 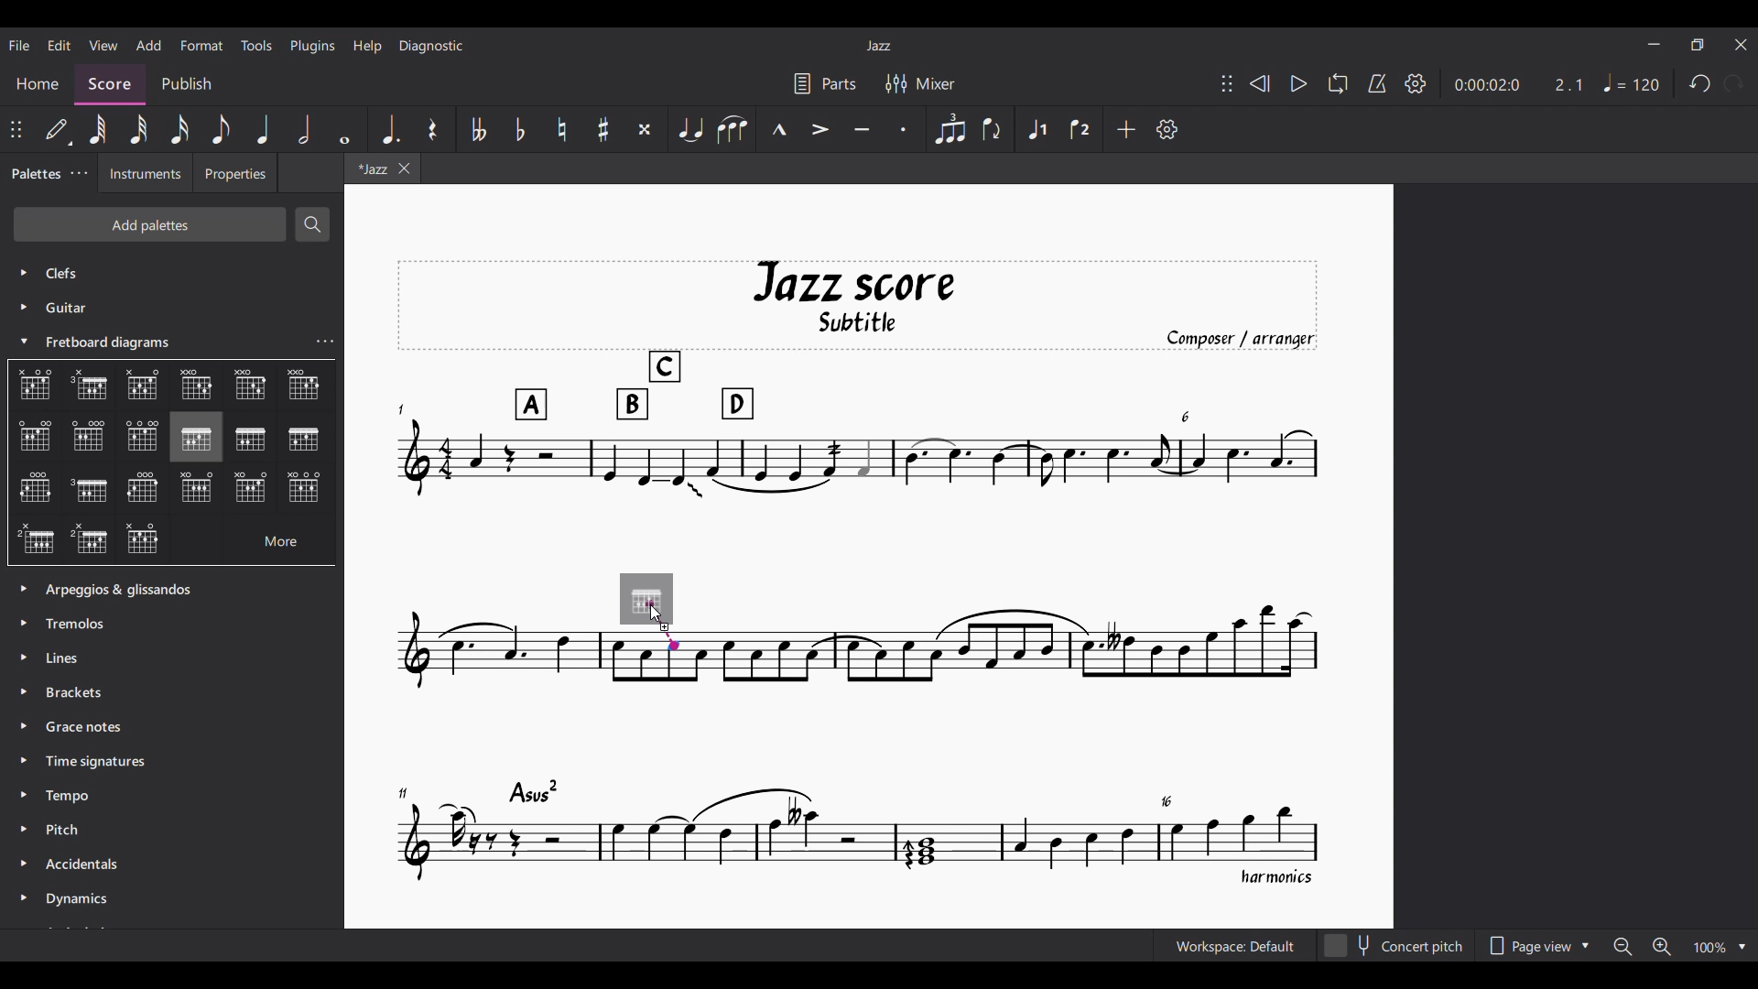 I want to click on Chart 17, so click(x=35, y=537).